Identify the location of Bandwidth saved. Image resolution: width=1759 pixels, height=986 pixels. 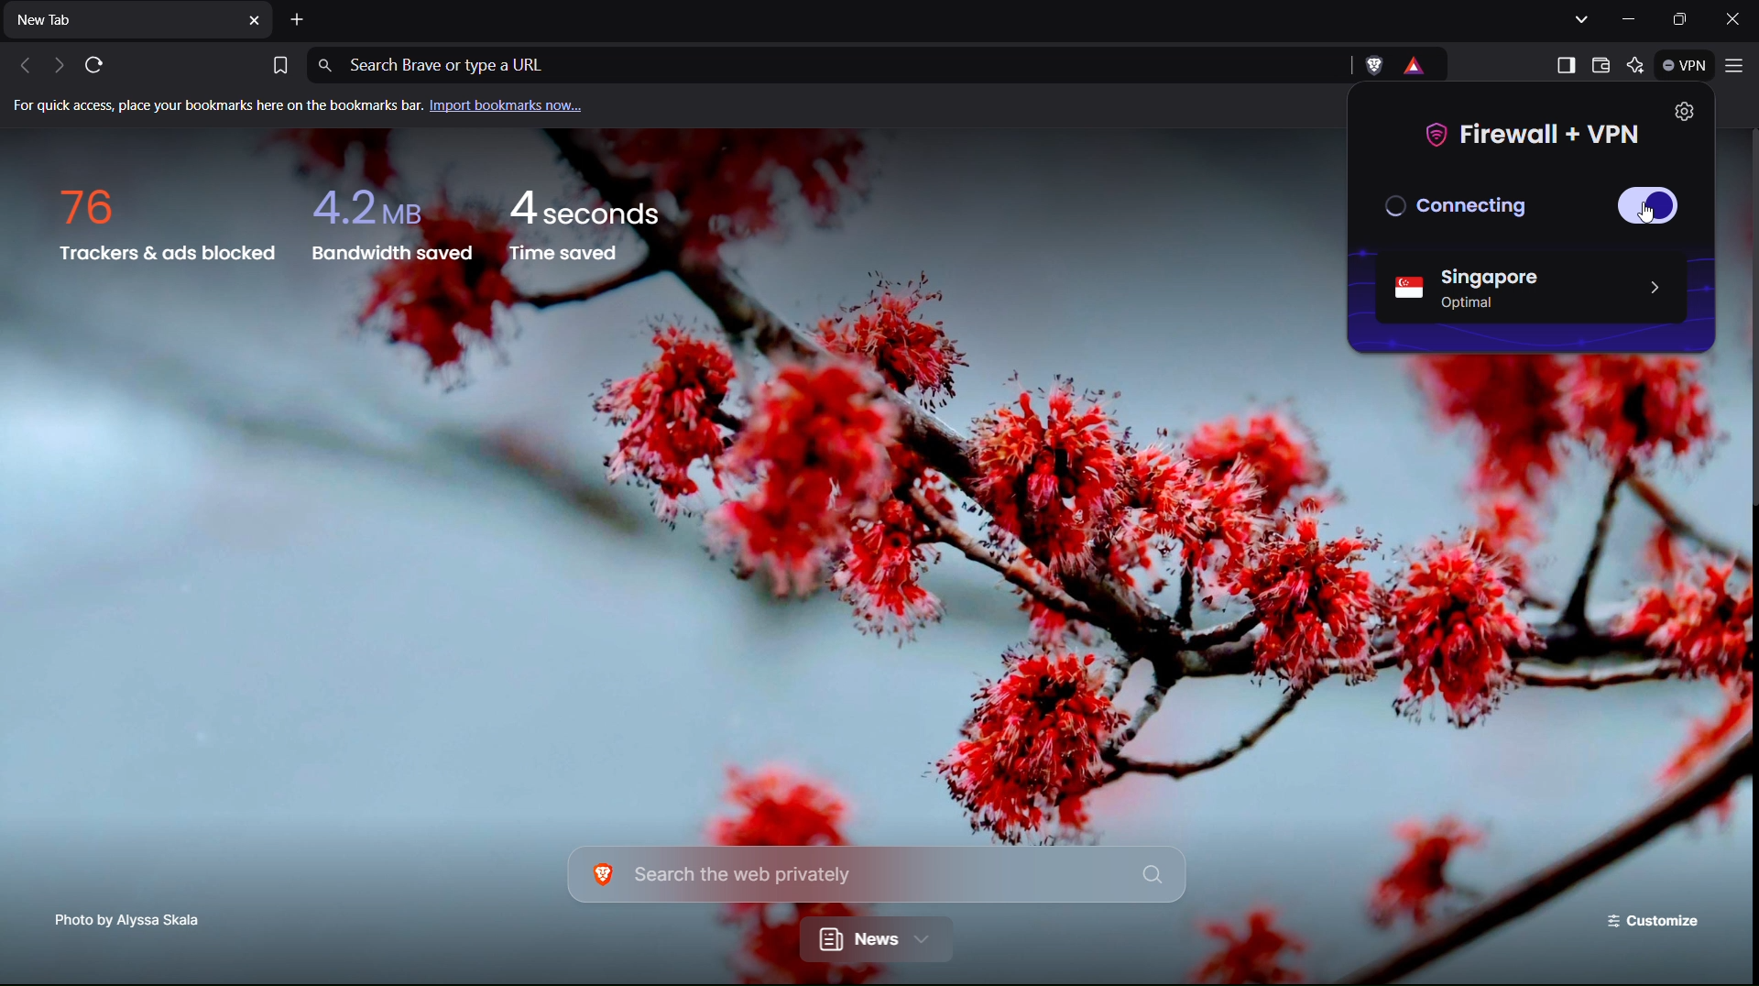
(389, 227).